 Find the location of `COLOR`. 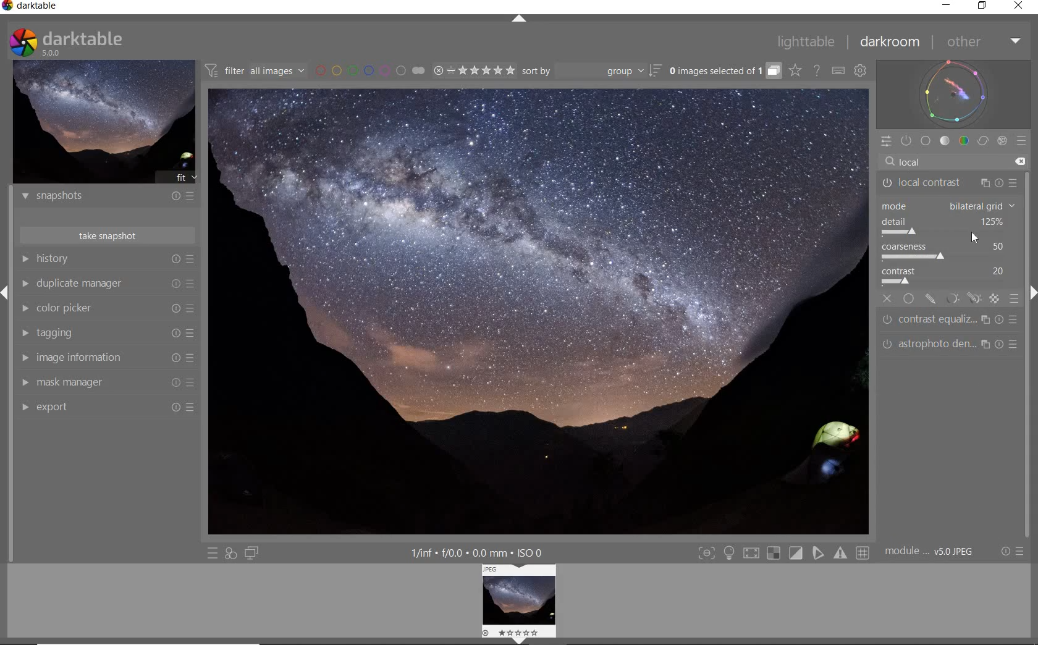

COLOR is located at coordinates (964, 141).